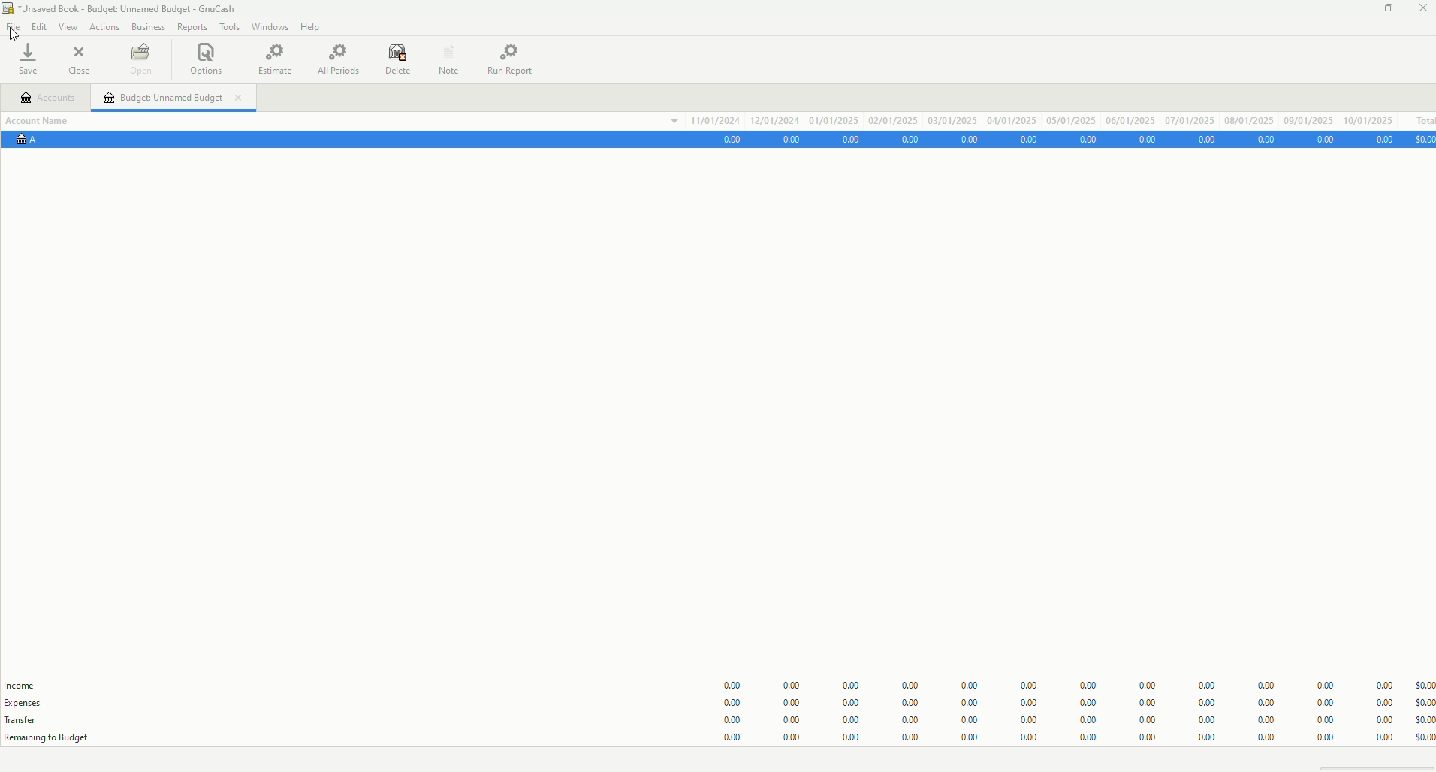 The width and height of the screenshot is (1436, 772). I want to click on Remaining Budget, so click(55, 738).